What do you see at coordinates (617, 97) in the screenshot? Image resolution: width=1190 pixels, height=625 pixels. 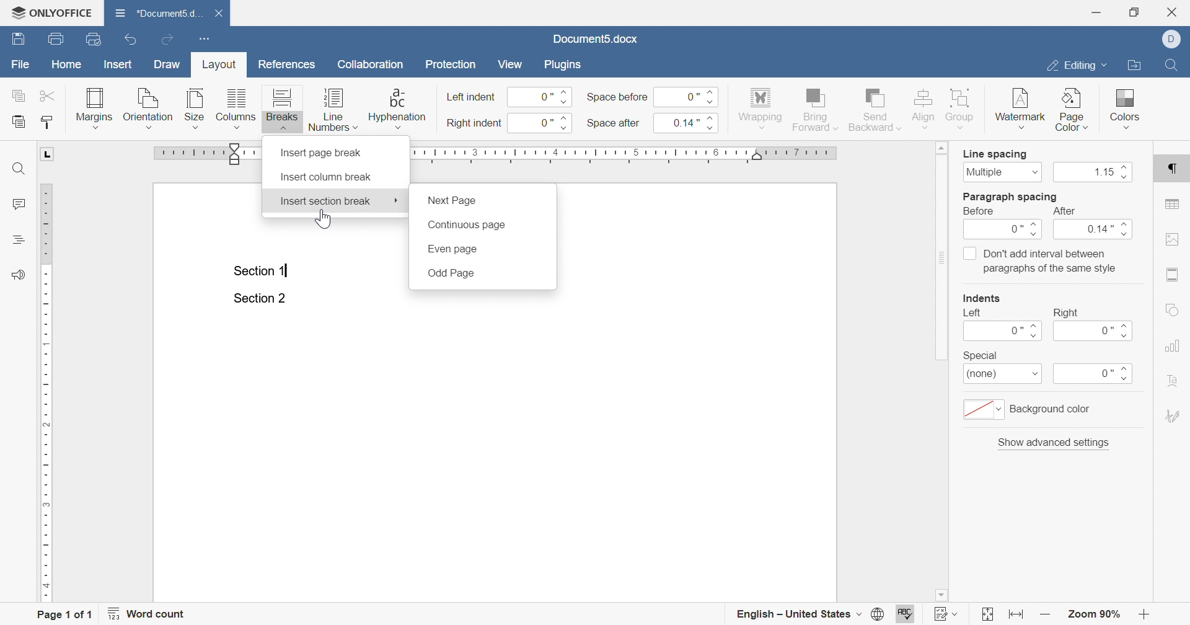 I see `space before` at bounding box center [617, 97].